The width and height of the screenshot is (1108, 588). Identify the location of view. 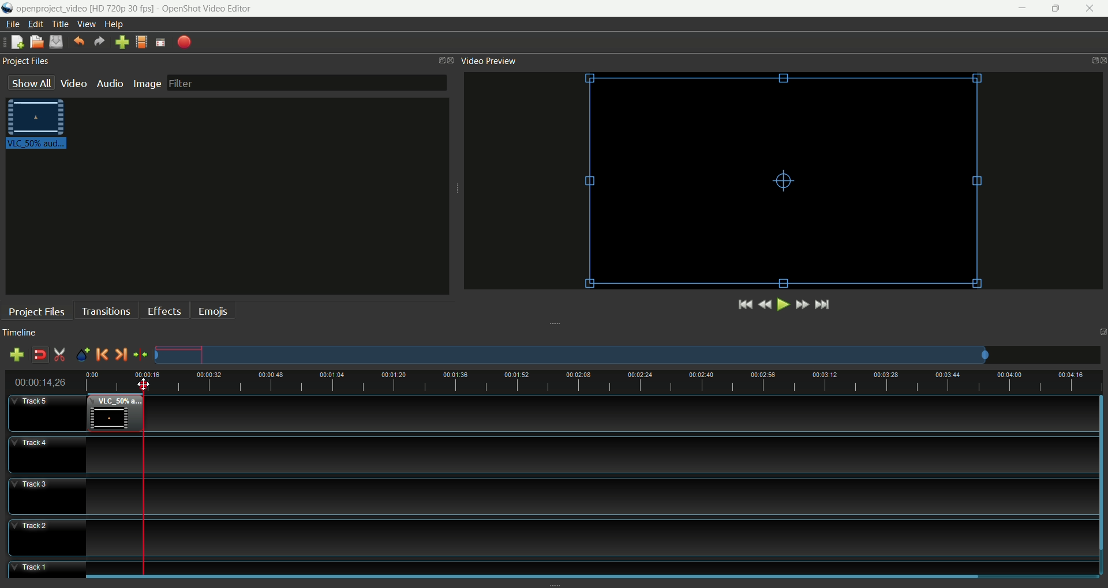
(86, 25).